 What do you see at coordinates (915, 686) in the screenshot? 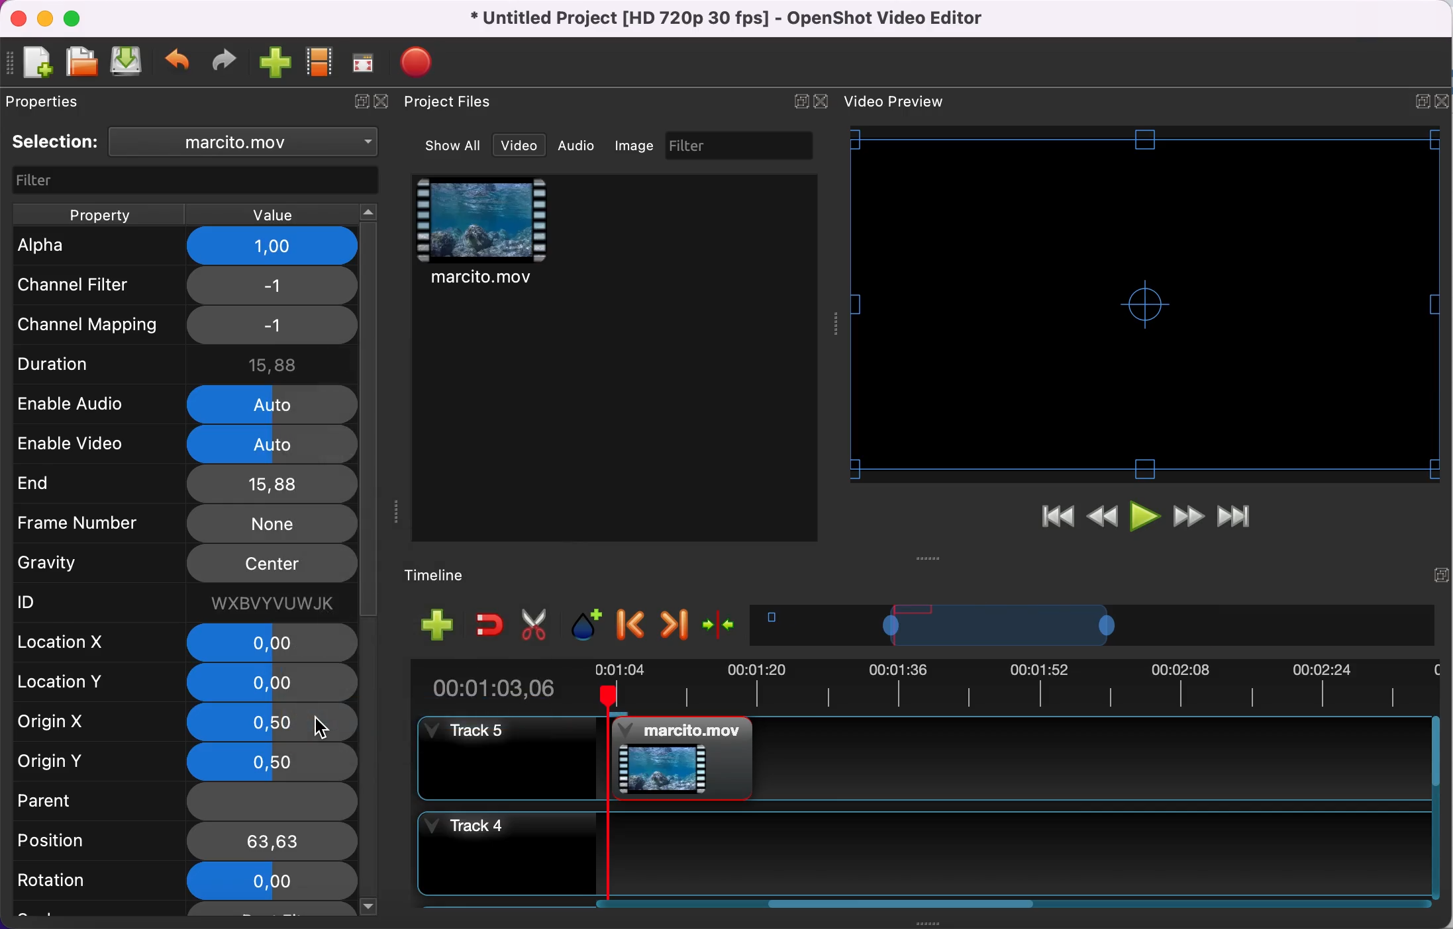
I see `clip duration` at bounding box center [915, 686].